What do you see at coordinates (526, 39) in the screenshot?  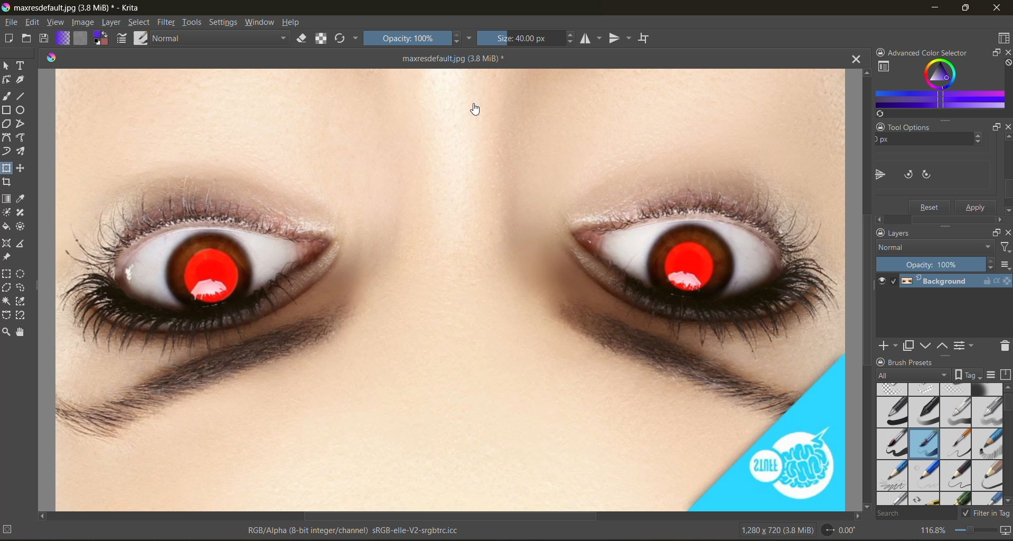 I see `size` at bounding box center [526, 39].